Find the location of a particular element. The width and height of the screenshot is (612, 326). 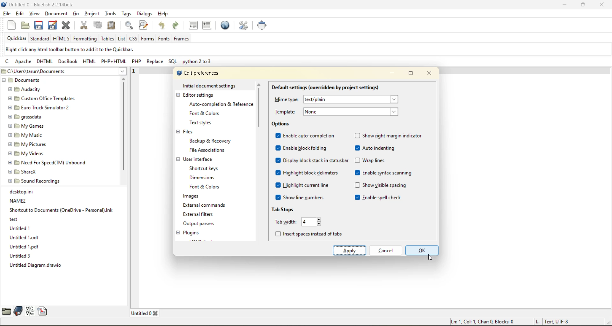

apache is located at coordinates (23, 63).